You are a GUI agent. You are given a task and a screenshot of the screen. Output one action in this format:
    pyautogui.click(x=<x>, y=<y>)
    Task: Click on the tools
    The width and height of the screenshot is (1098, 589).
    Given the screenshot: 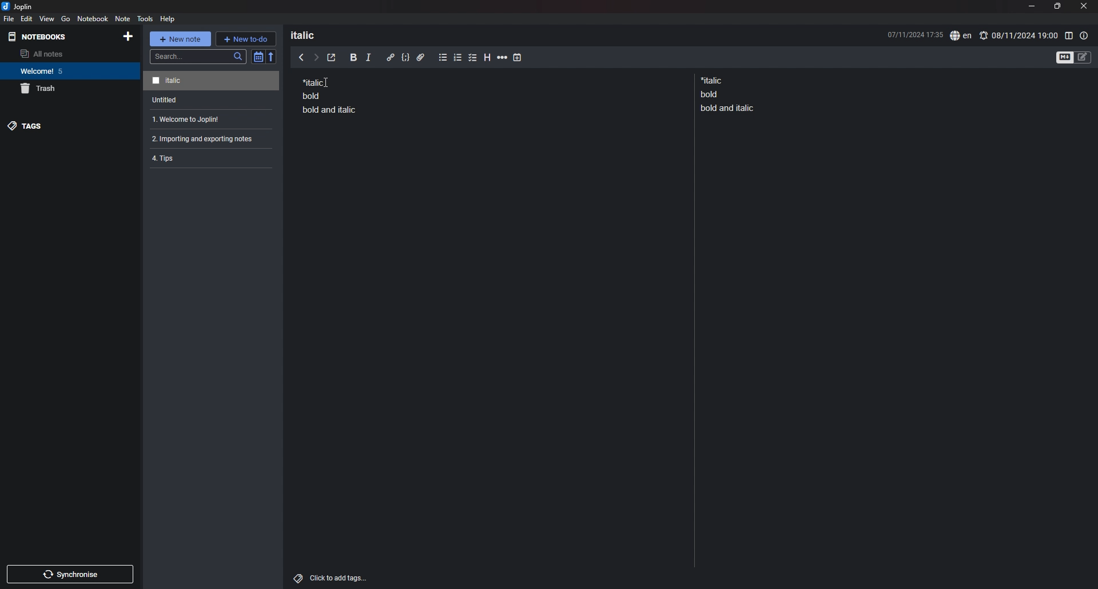 What is the action you would take?
    pyautogui.click(x=145, y=18)
    